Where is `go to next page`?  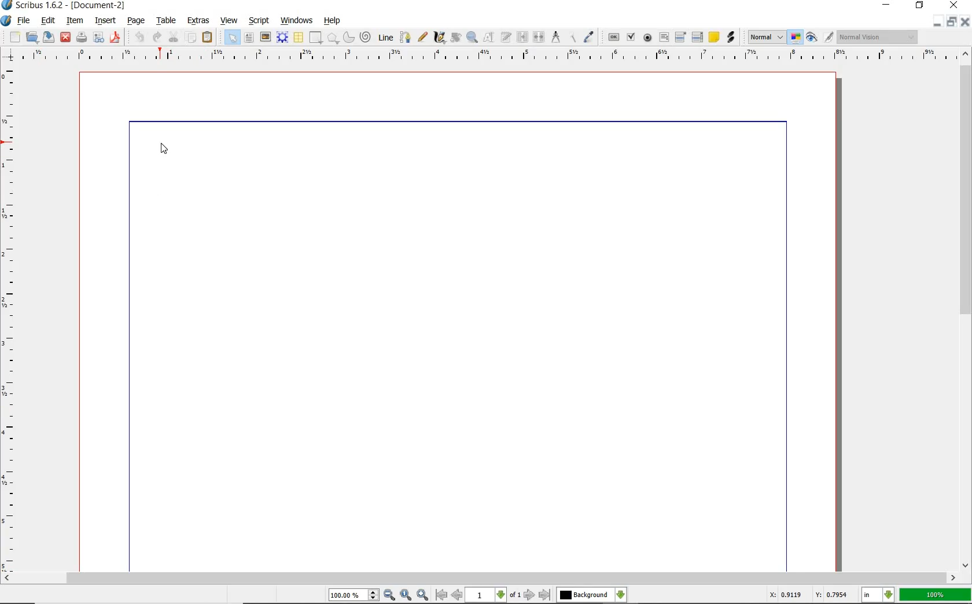
go to next page is located at coordinates (530, 595).